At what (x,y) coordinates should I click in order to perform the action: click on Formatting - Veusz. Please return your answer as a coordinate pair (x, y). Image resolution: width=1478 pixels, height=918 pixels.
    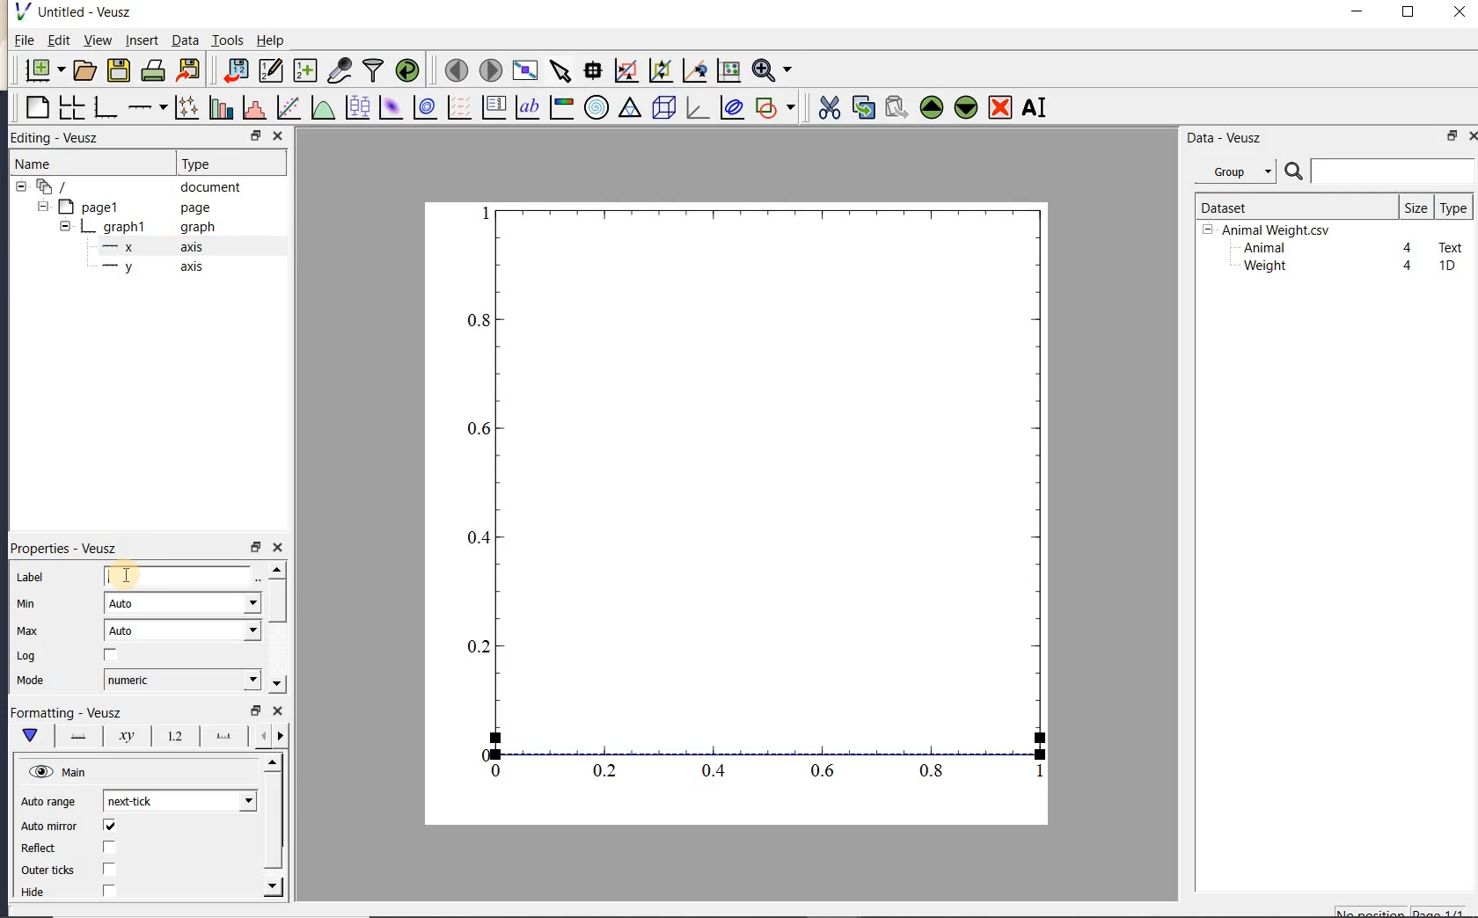
    Looking at the image, I should click on (66, 713).